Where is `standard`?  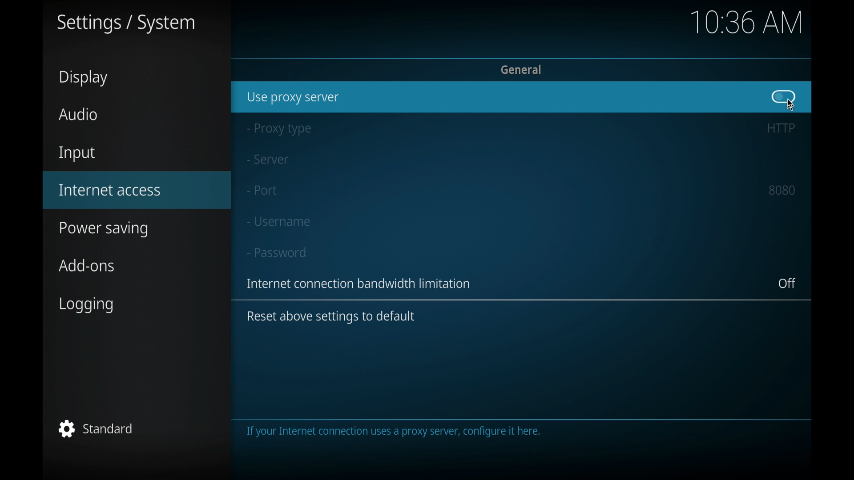 standard is located at coordinates (96, 428).